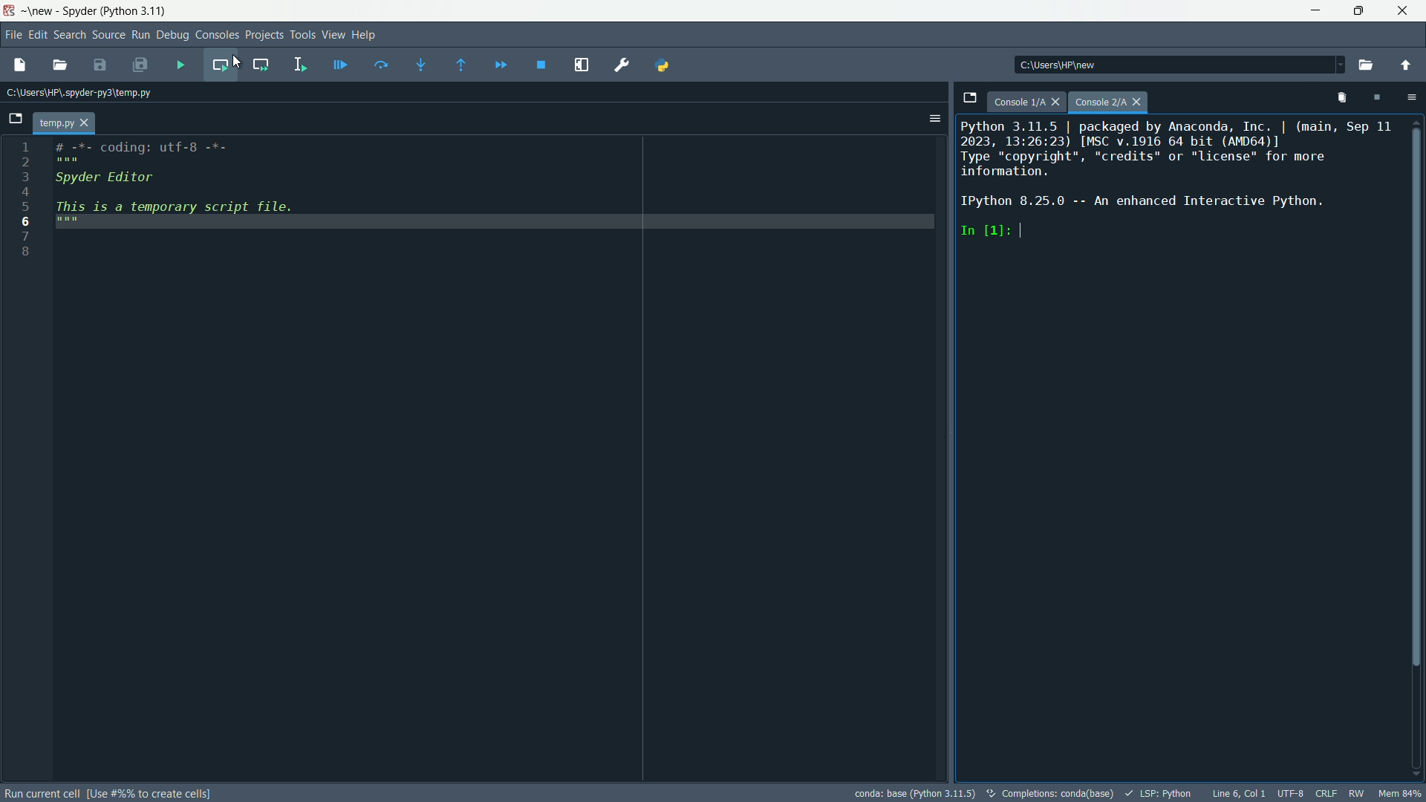 This screenshot has height=802, width=1426. Describe the element at coordinates (265, 36) in the screenshot. I see `projects menu` at that location.